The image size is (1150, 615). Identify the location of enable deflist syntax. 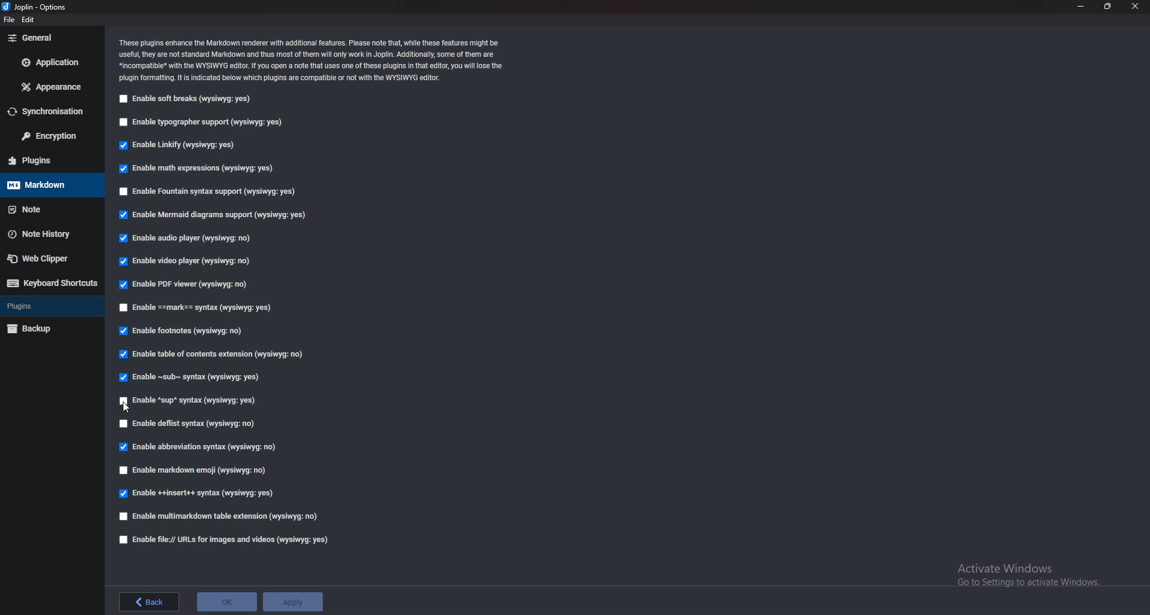
(190, 424).